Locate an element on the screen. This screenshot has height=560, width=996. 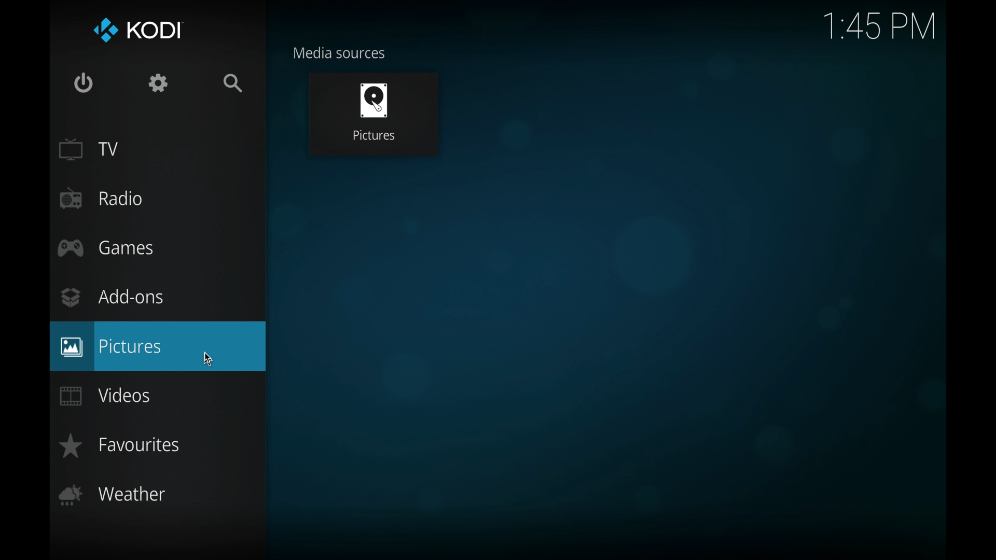
search is located at coordinates (233, 83).